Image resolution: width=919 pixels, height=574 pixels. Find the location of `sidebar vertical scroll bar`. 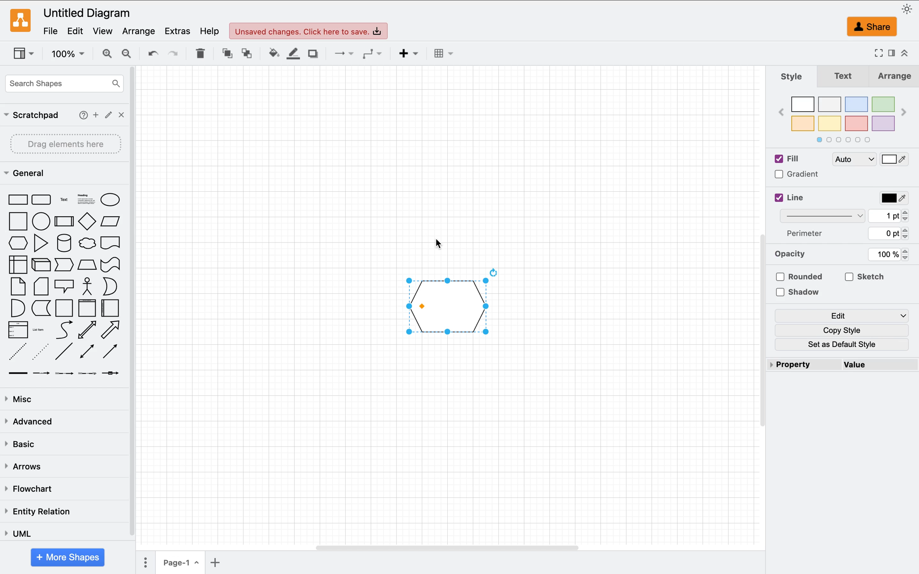

sidebar vertical scroll bar is located at coordinates (135, 301).